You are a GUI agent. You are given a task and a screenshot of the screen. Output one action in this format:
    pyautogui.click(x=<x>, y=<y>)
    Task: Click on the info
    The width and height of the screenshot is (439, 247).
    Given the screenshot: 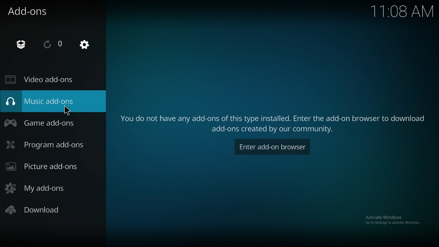 What is the action you would take?
    pyautogui.click(x=273, y=120)
    